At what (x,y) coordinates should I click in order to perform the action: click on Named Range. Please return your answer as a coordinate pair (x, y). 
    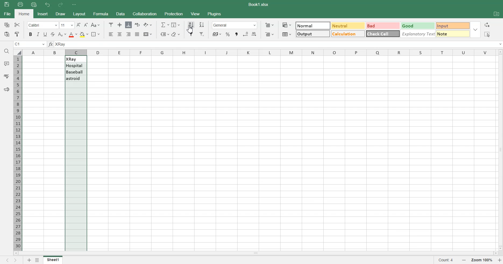
    Looking at the image, I should click on (164, 34).